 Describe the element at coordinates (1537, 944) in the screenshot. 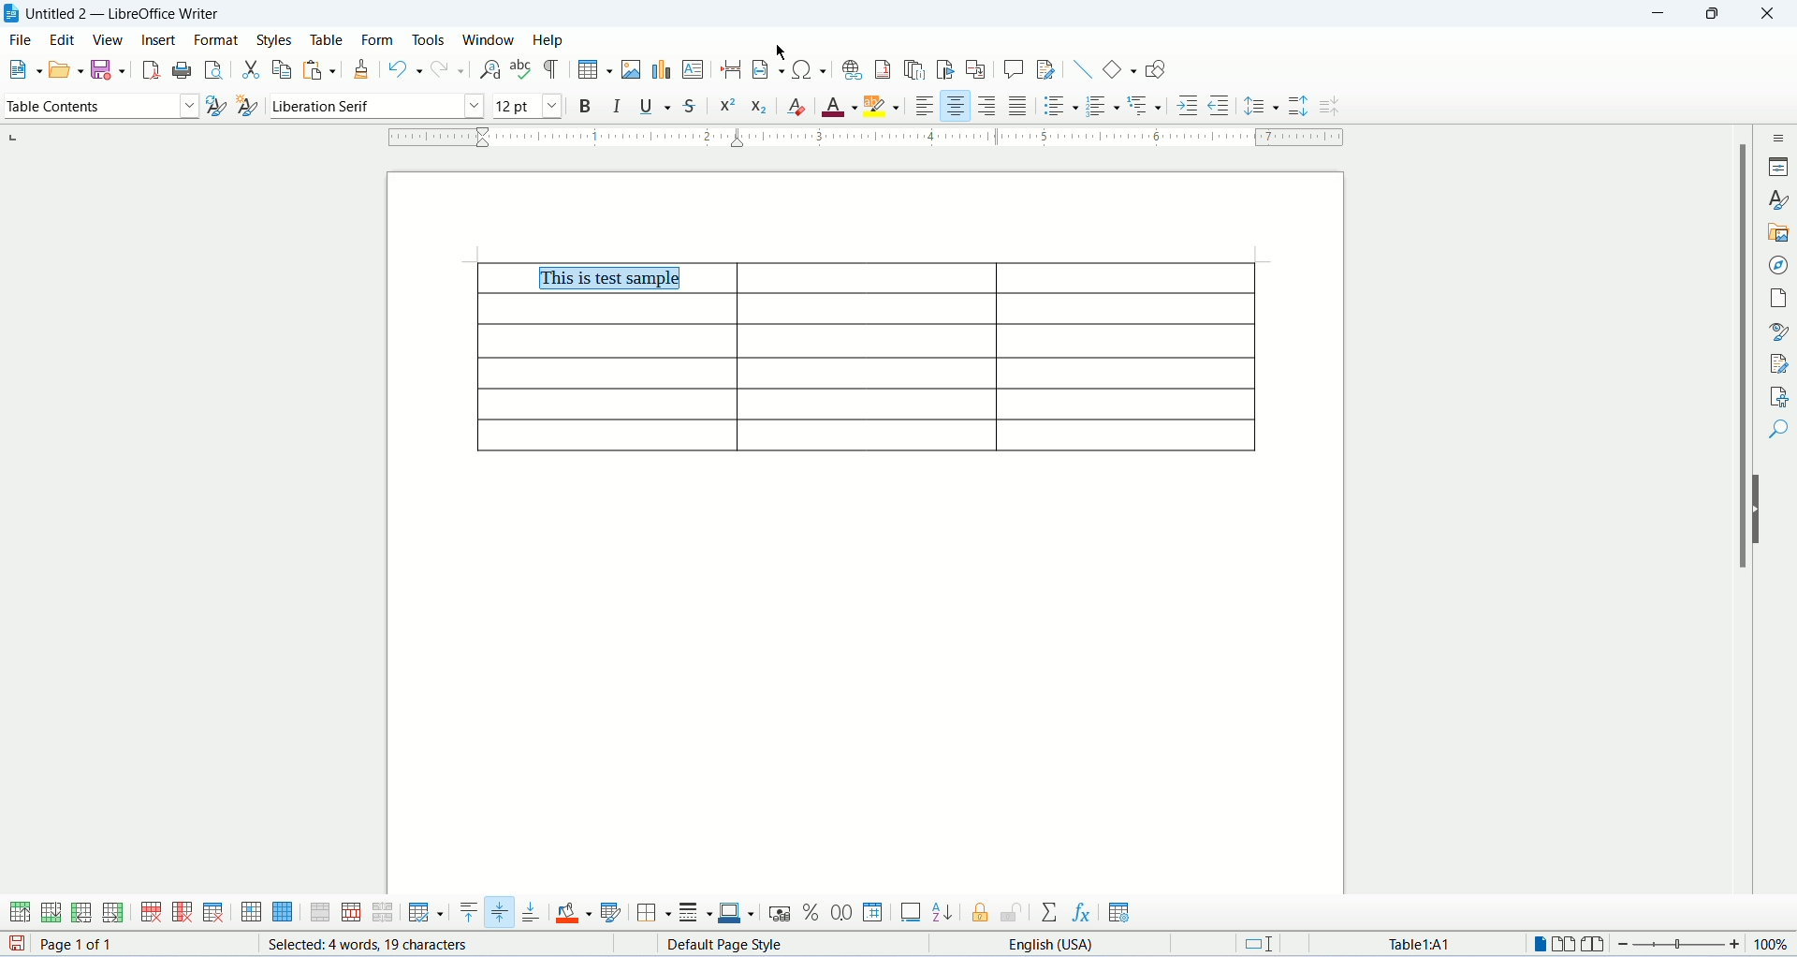

I see `one page view` at that location.